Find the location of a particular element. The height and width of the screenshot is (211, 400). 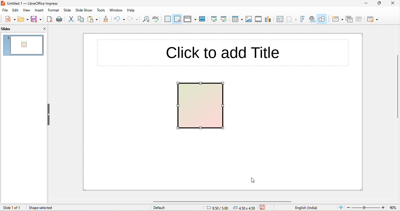

default is located at coordinates (162, 207).